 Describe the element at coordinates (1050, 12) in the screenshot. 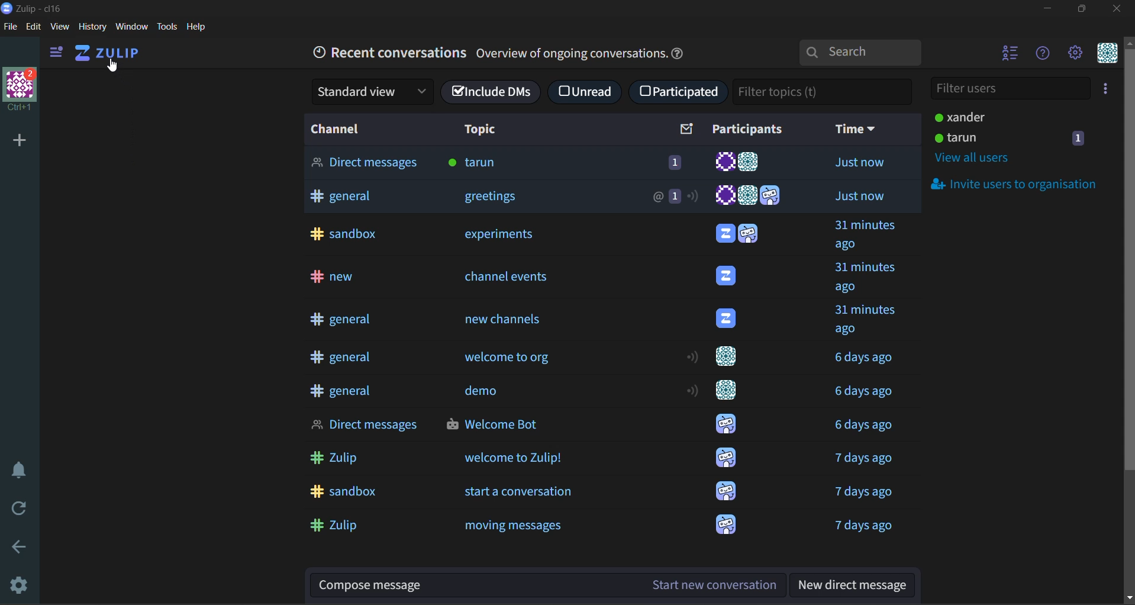

I see `minimize` at that location.